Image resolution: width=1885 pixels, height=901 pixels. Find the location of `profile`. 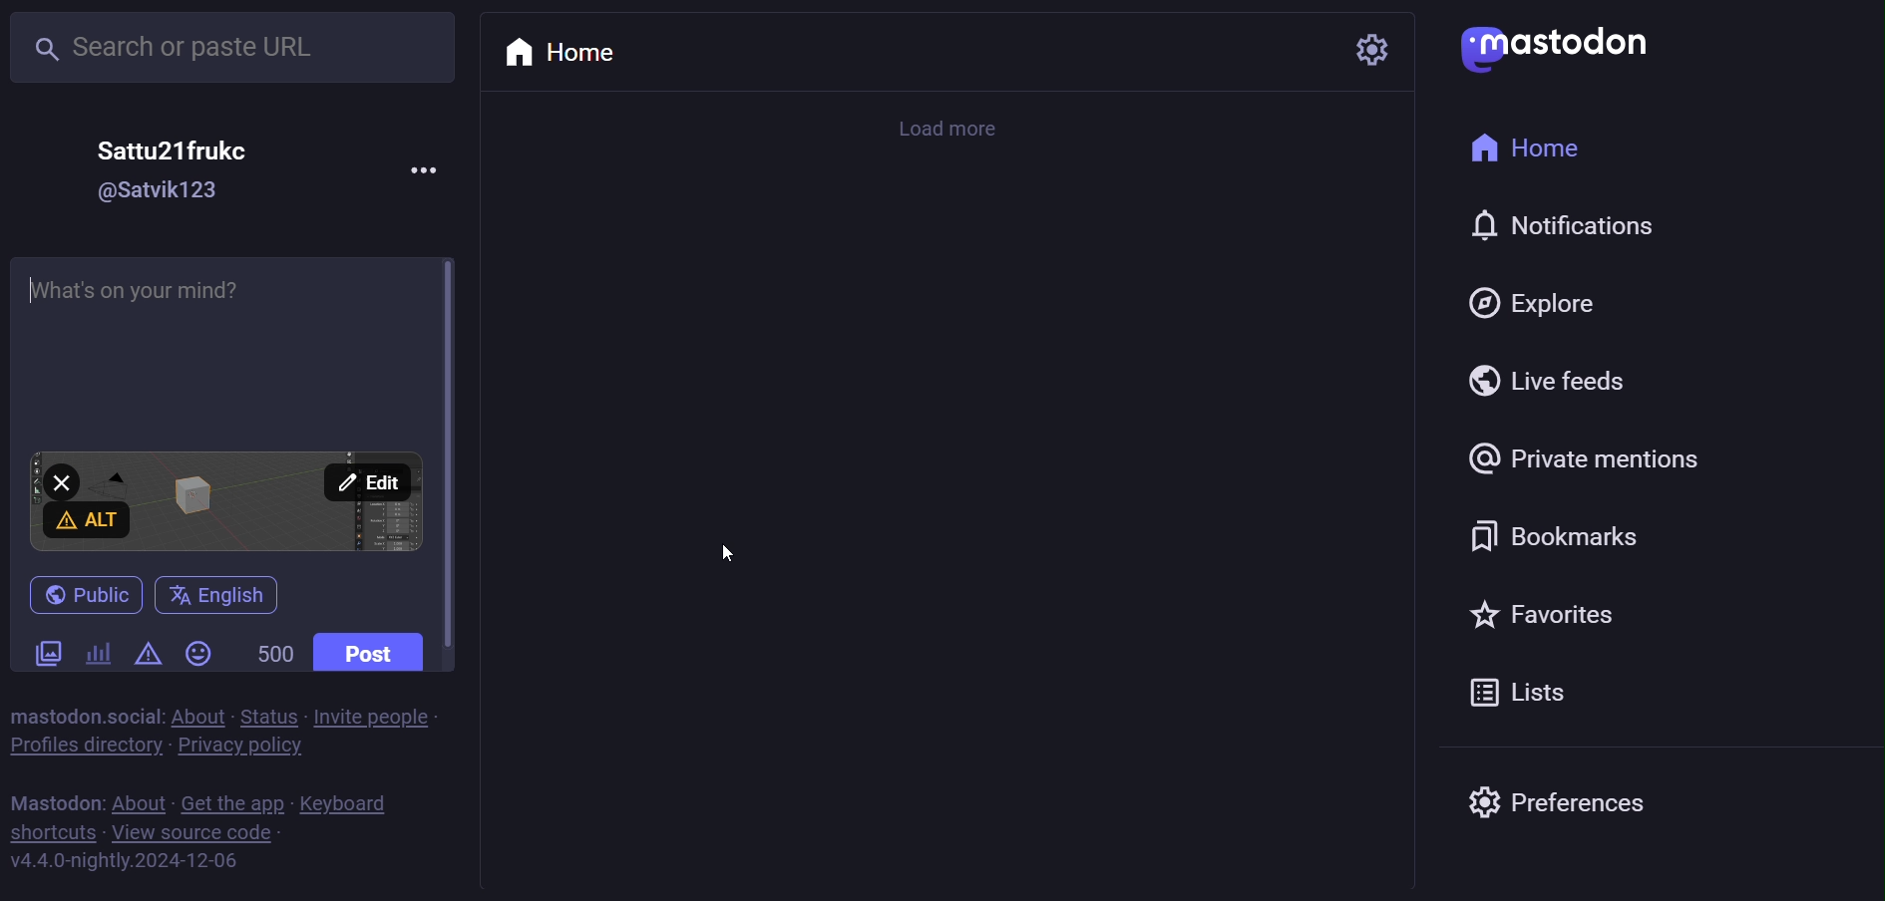

profile is located at coordinates (82, 748).